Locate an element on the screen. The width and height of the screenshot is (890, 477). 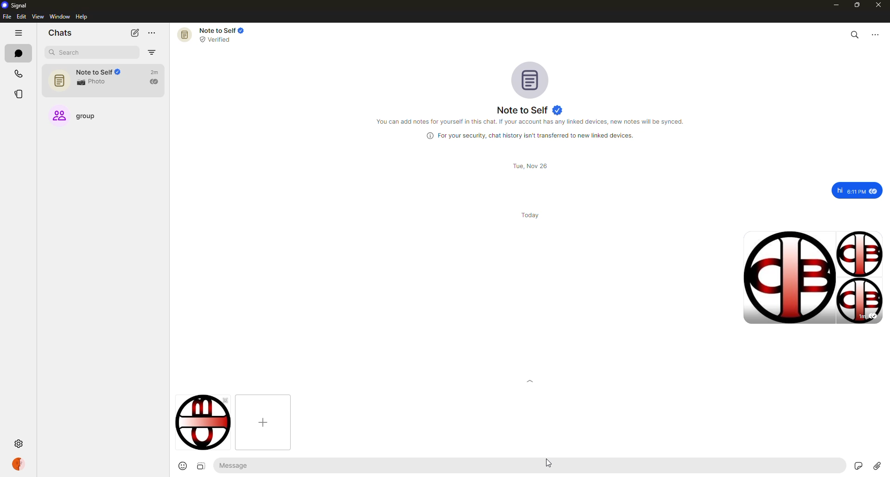
view is located at coordinates (38, 17).